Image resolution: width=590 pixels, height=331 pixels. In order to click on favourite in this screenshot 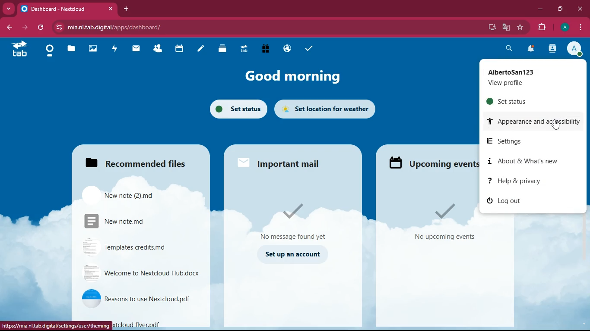, I will do `click(522, 27)`.